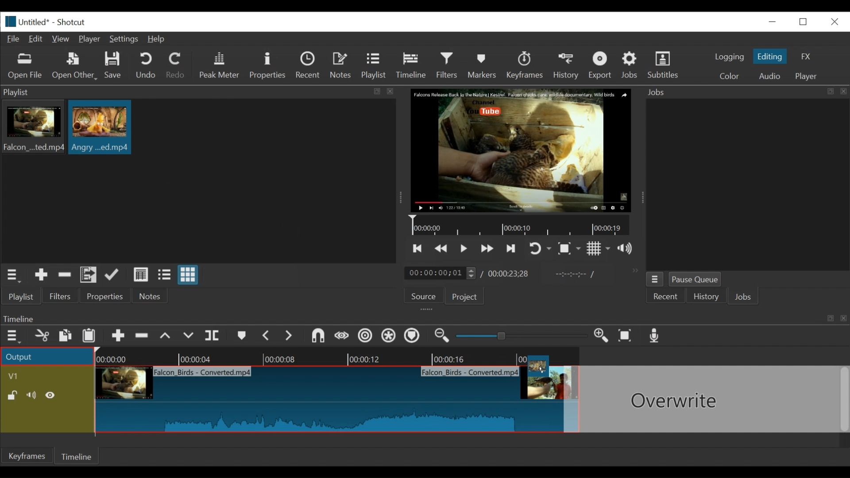  What do you see at coordinates (150, 296) in the screenshot?
I see `Notes` at bounding box center [150, 296].